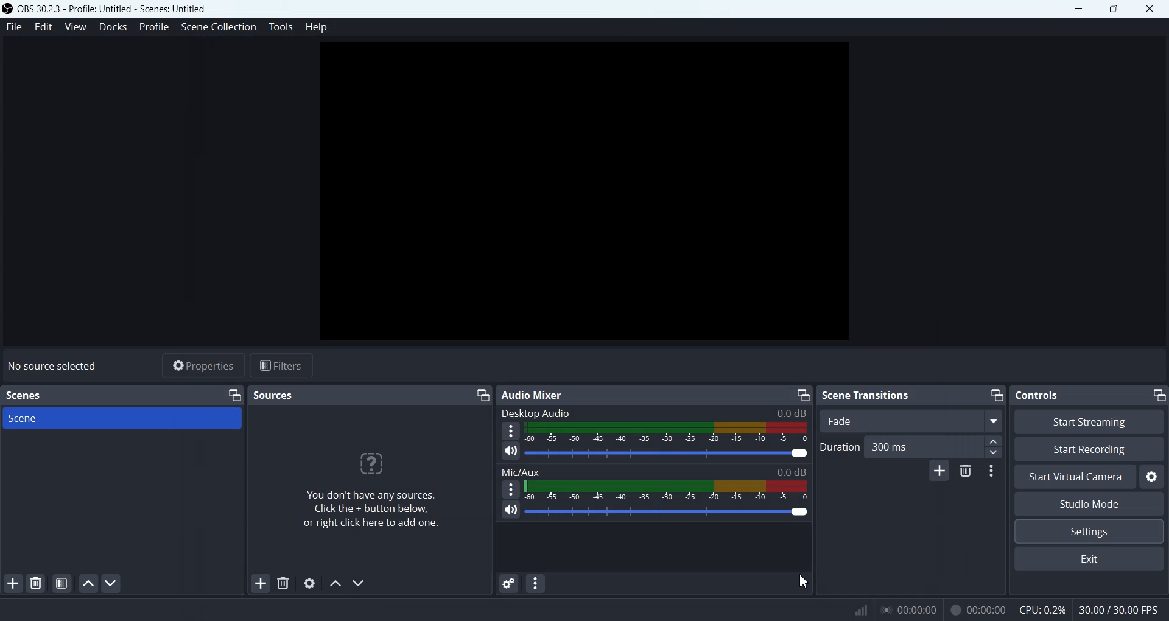 The width and height of the screenshot is (1169, 621). Describe the element at coordinates (273, 395) in the screenshot. I see `Sources` at that location.